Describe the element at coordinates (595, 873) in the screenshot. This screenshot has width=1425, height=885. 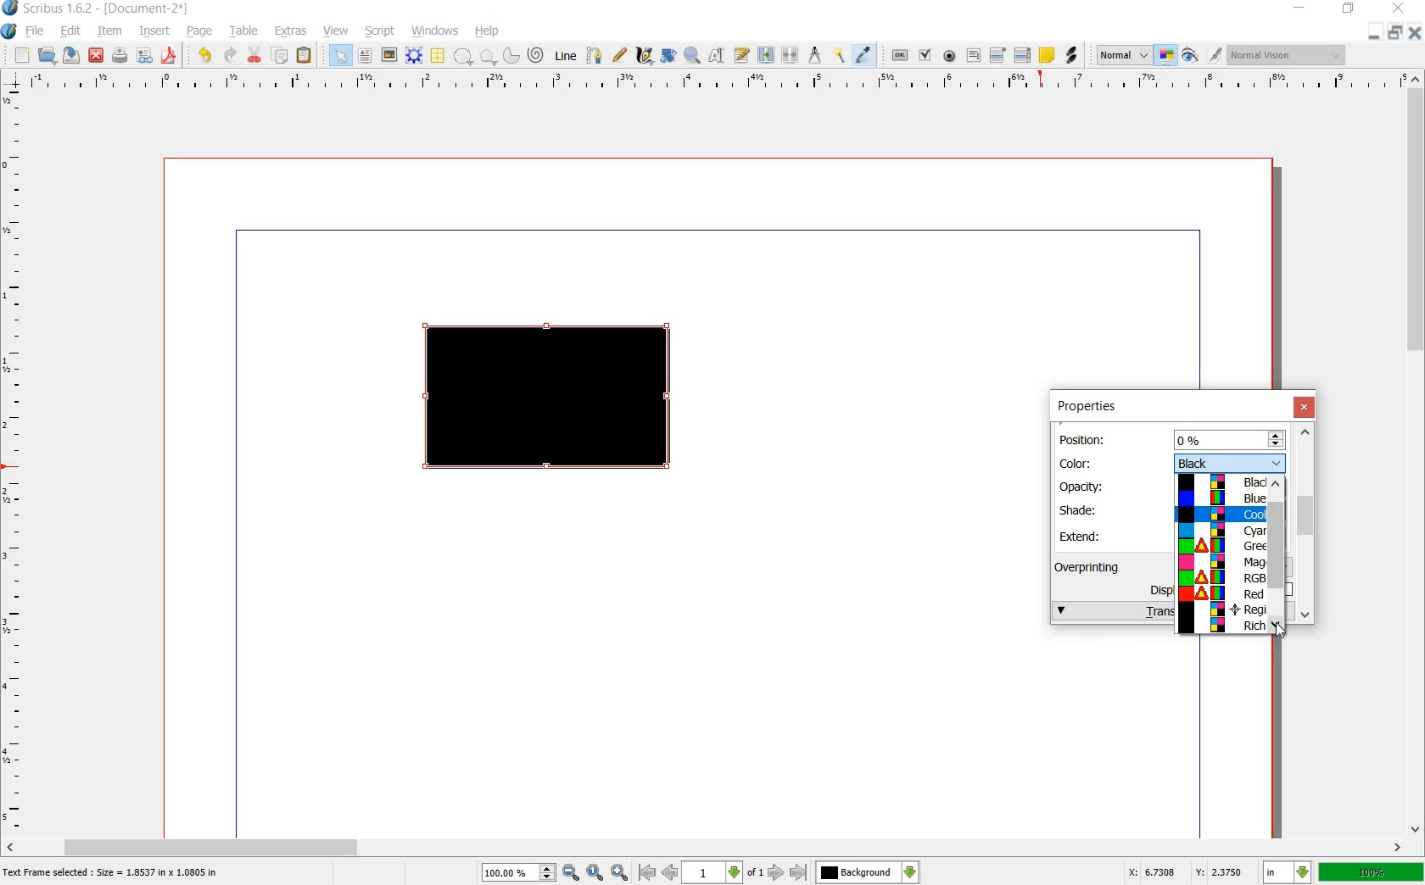
I see `zoom to` at that location.